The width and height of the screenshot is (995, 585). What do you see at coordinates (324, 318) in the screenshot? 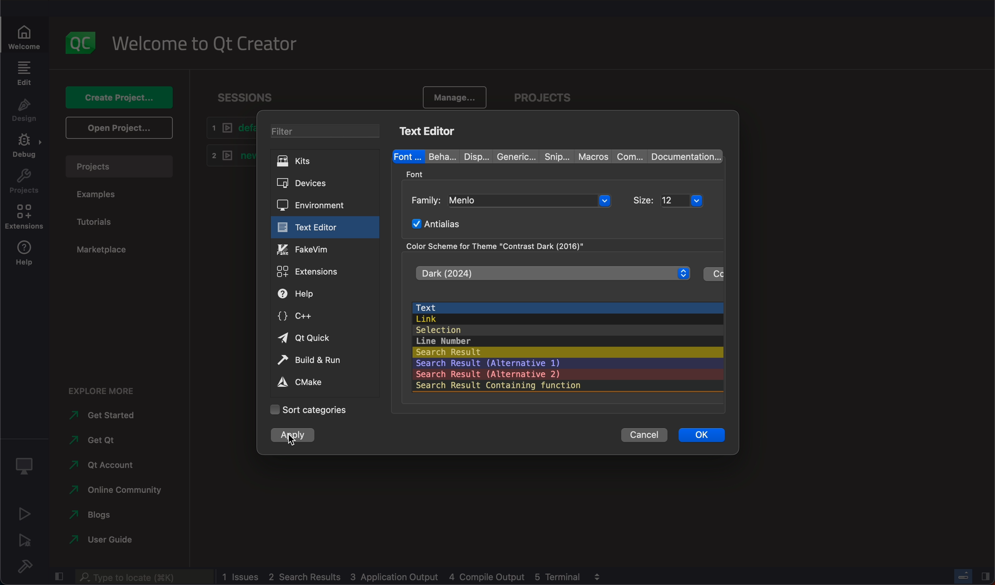
I see `c++` at bounding box center [324, 318].